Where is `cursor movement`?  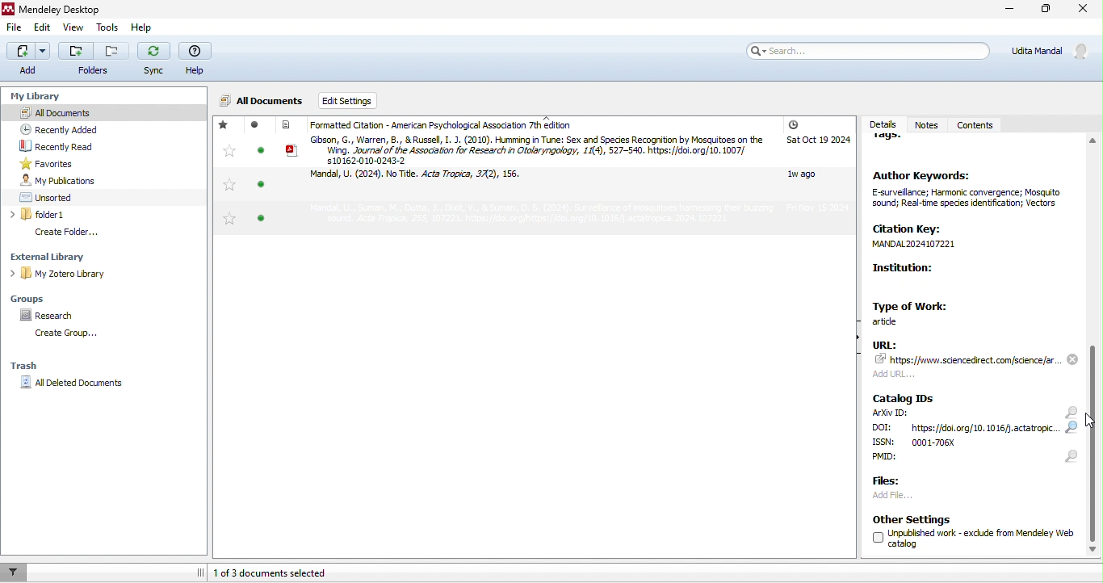 cursor movement is located at coordinates (1087, 420).